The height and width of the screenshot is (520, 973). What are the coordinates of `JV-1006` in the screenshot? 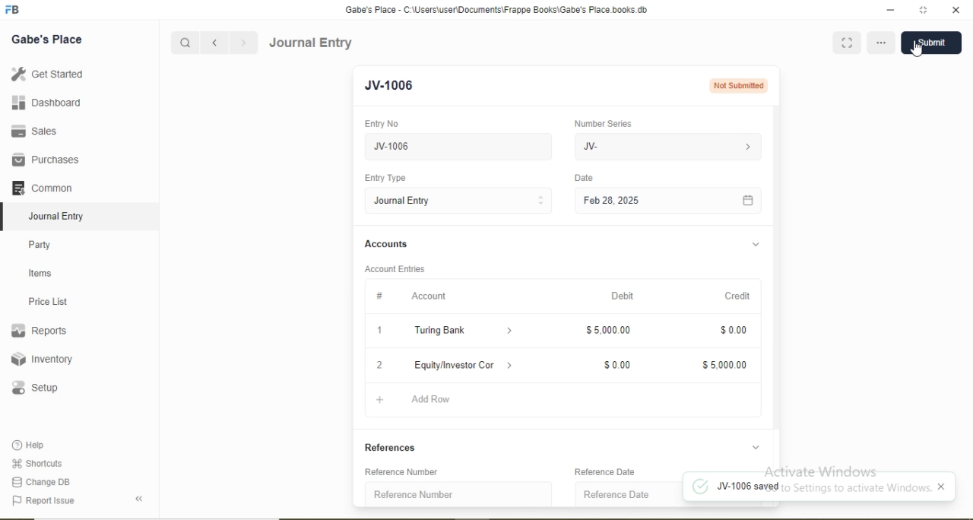 It's located at (395, 86).